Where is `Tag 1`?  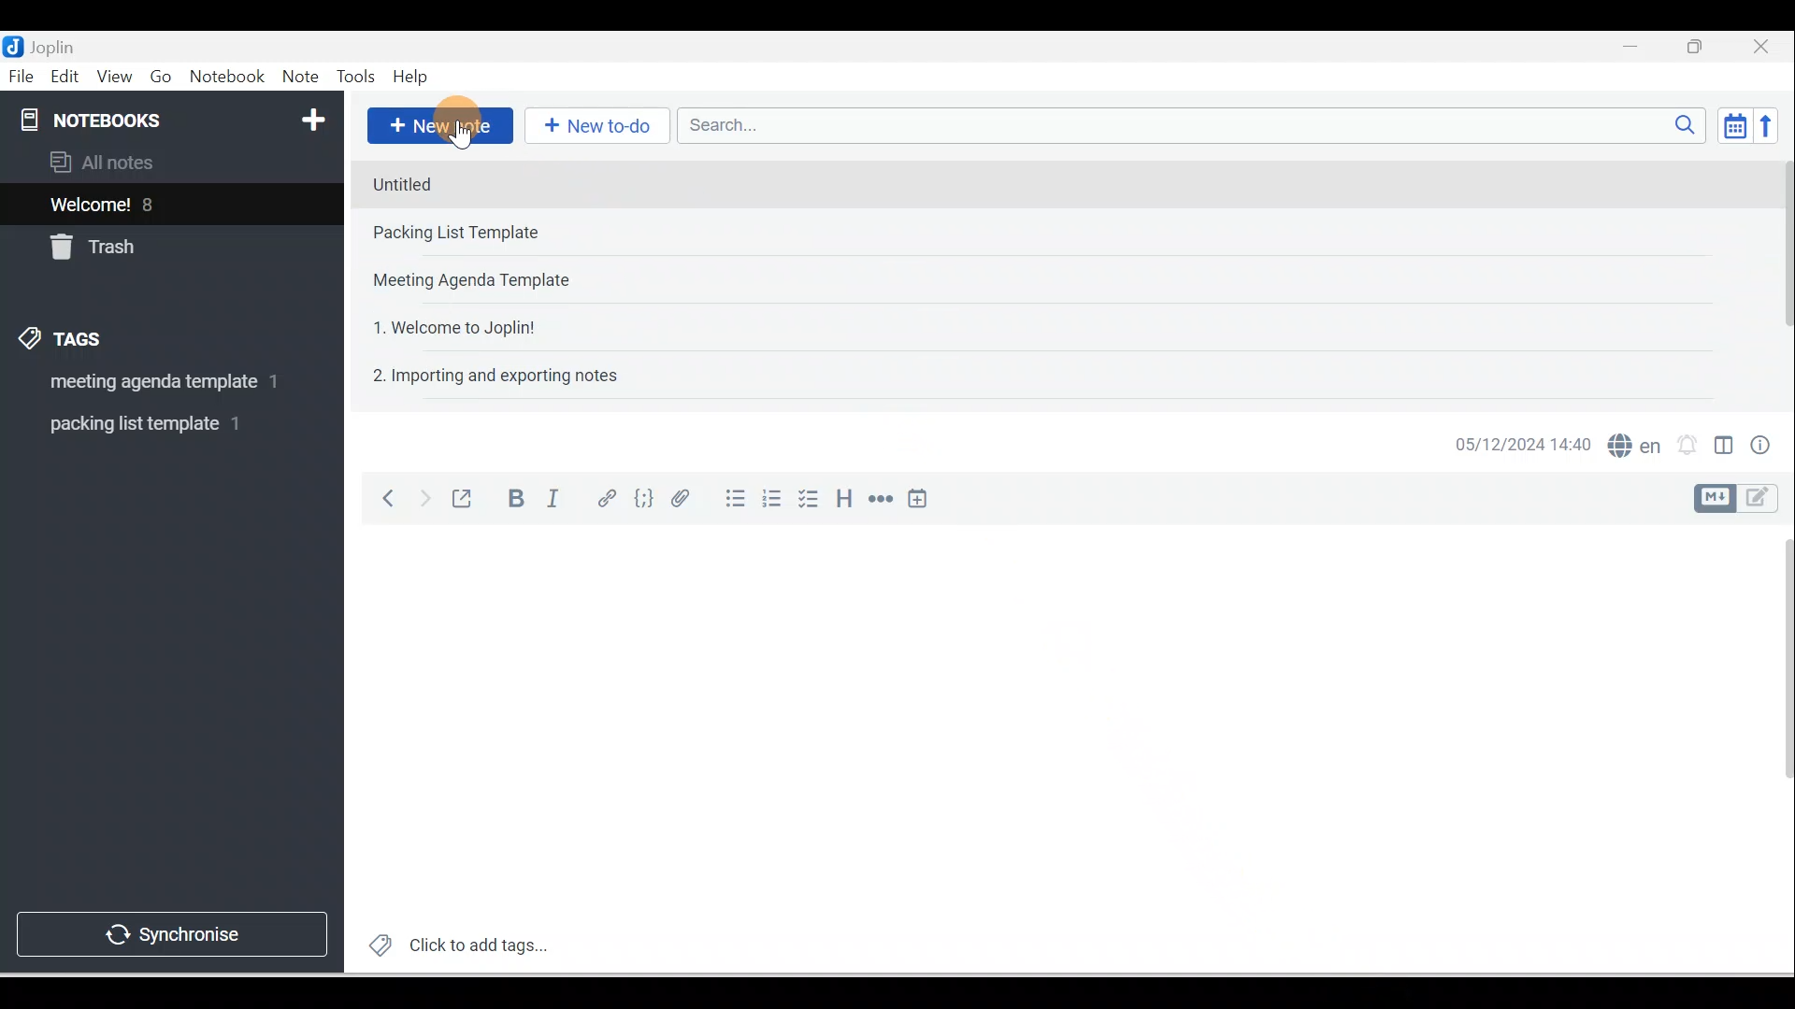
Tag 1 is located at coordinates (147, 383).